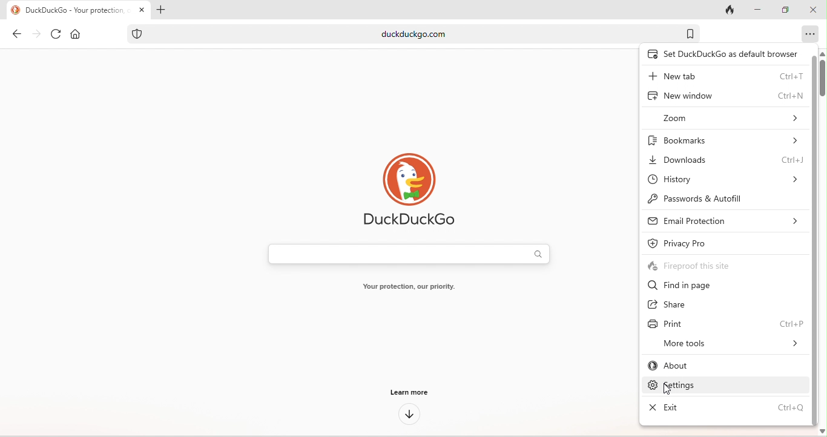  I want to click on close tab and clear data, so click(728, 9).